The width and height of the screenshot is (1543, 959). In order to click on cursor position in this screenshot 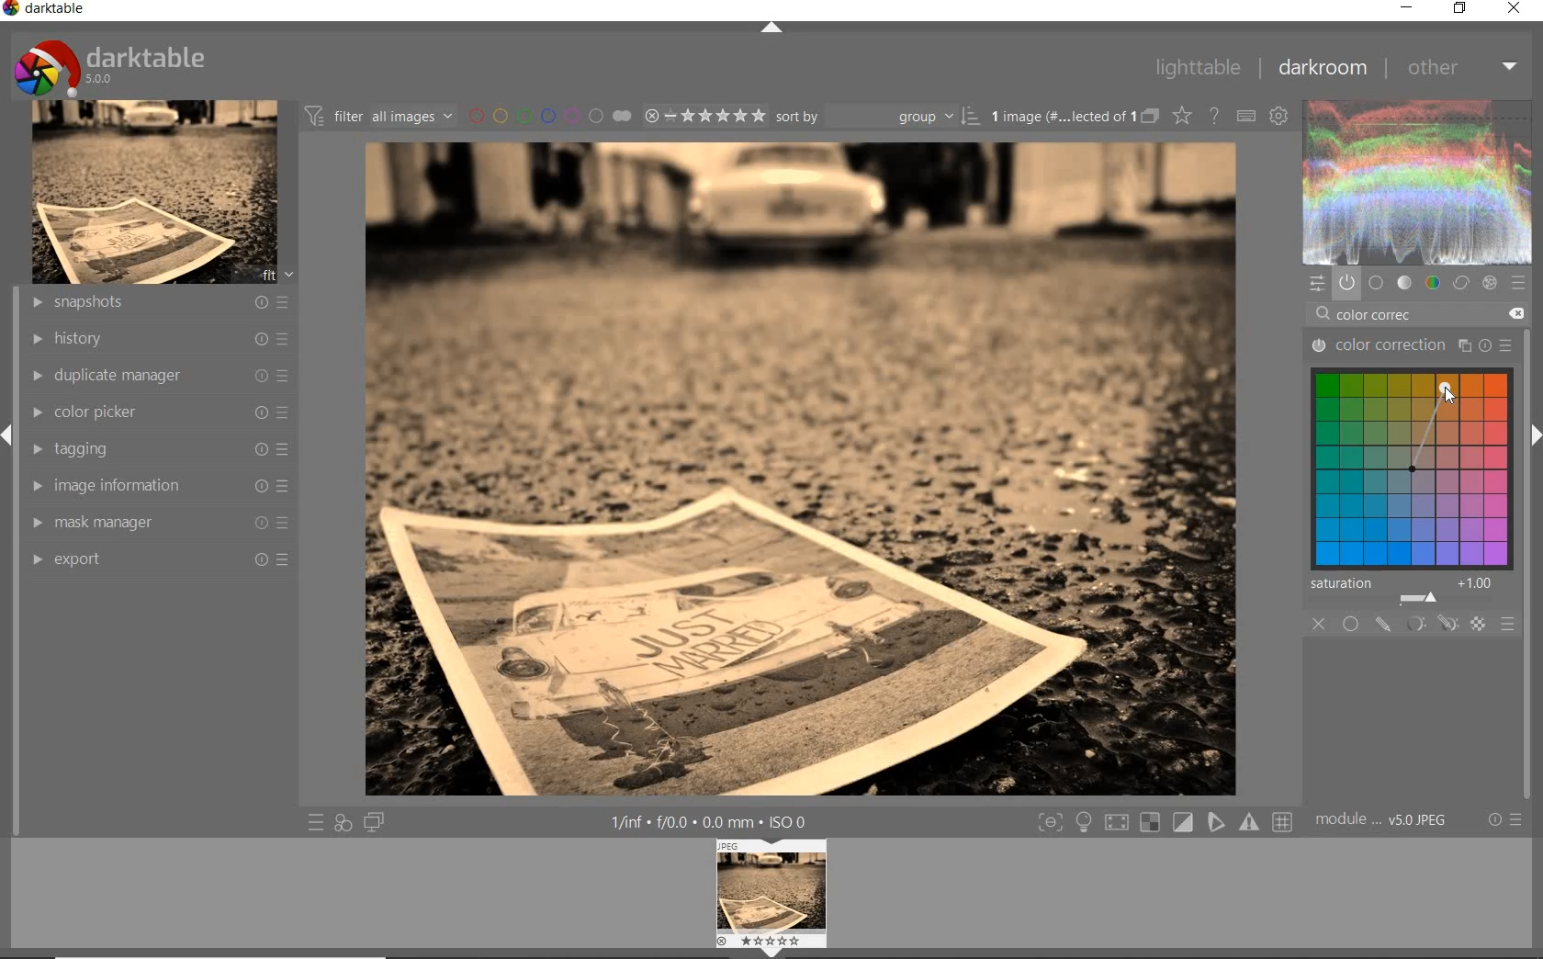, I will do `click(1448, 393)`.